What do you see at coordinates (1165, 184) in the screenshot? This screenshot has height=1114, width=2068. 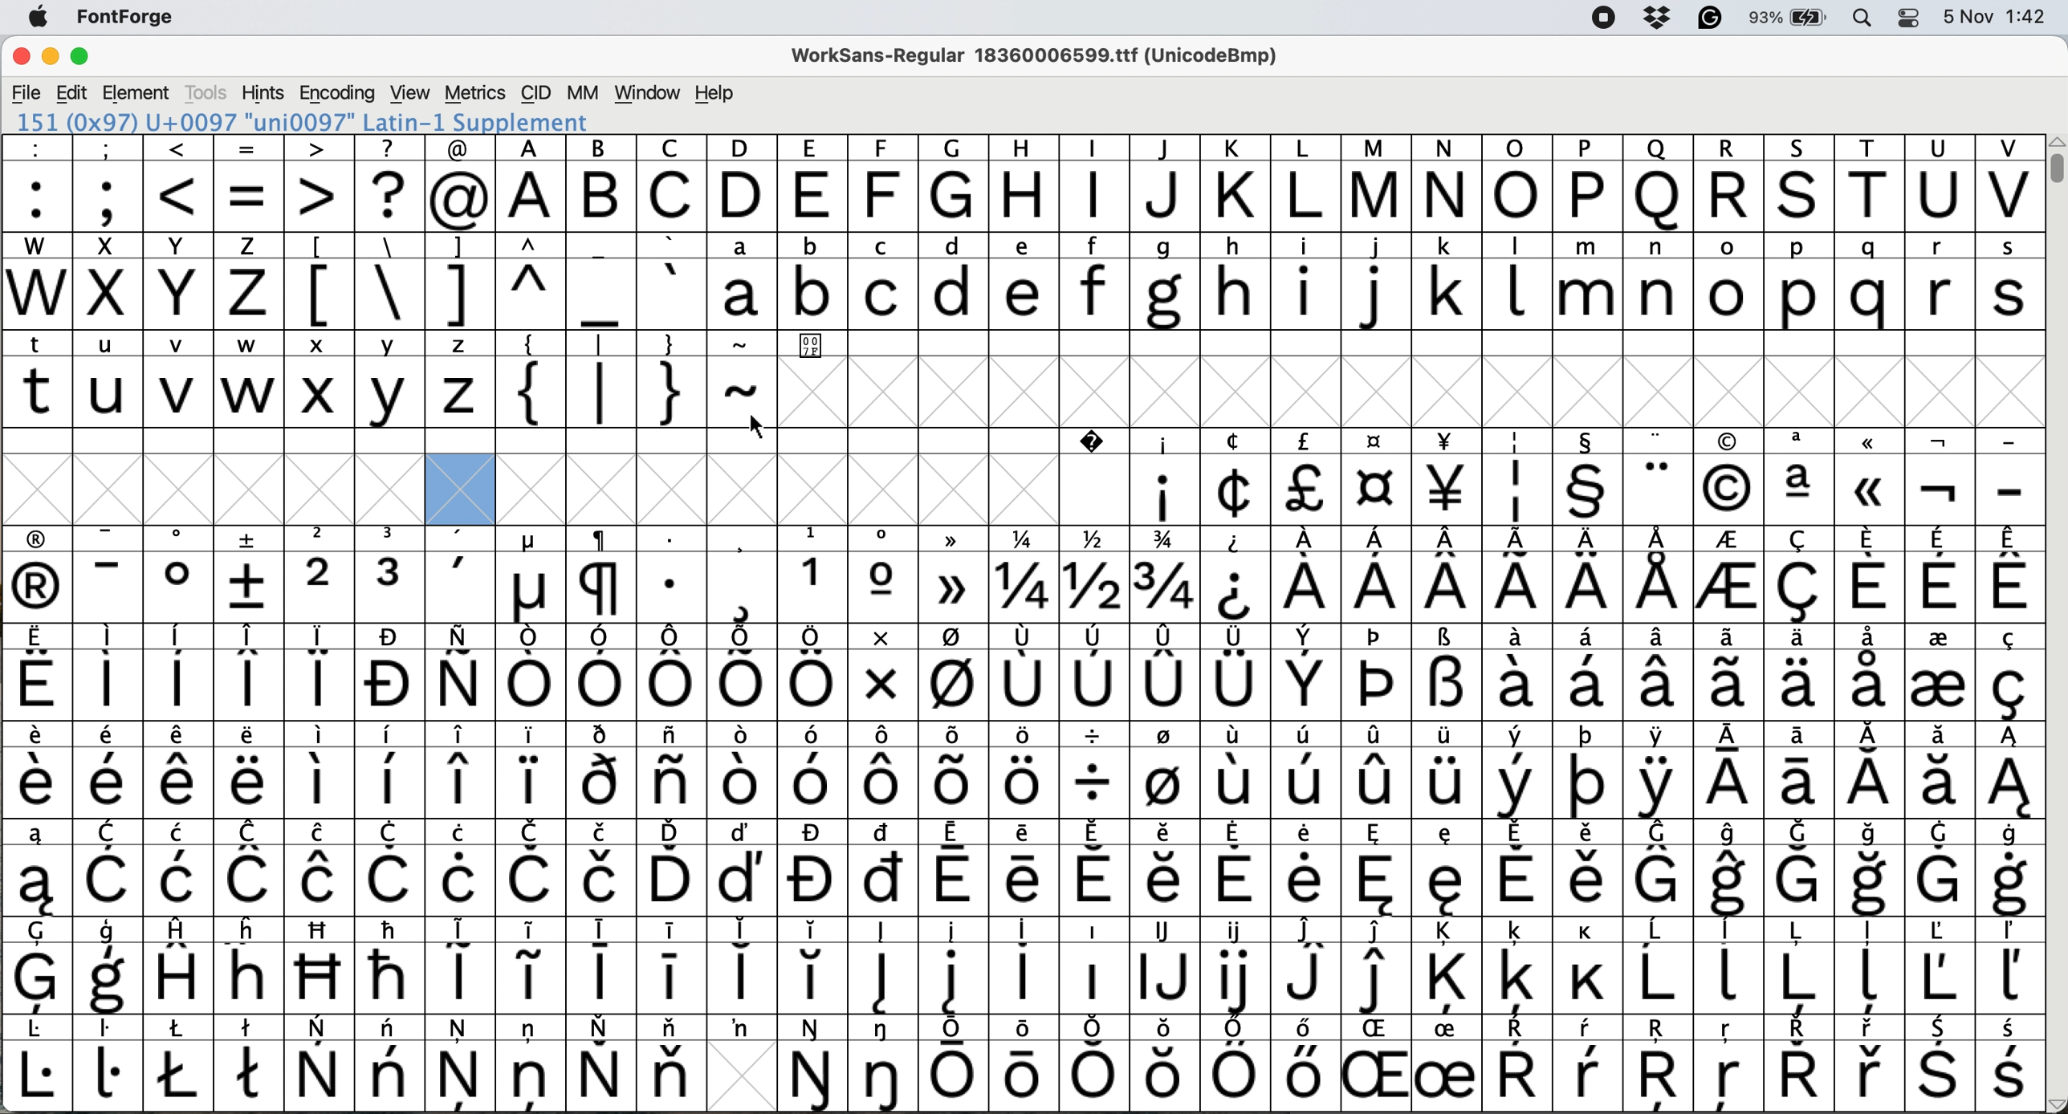 I see `J` at bounding box center [1165, 184].